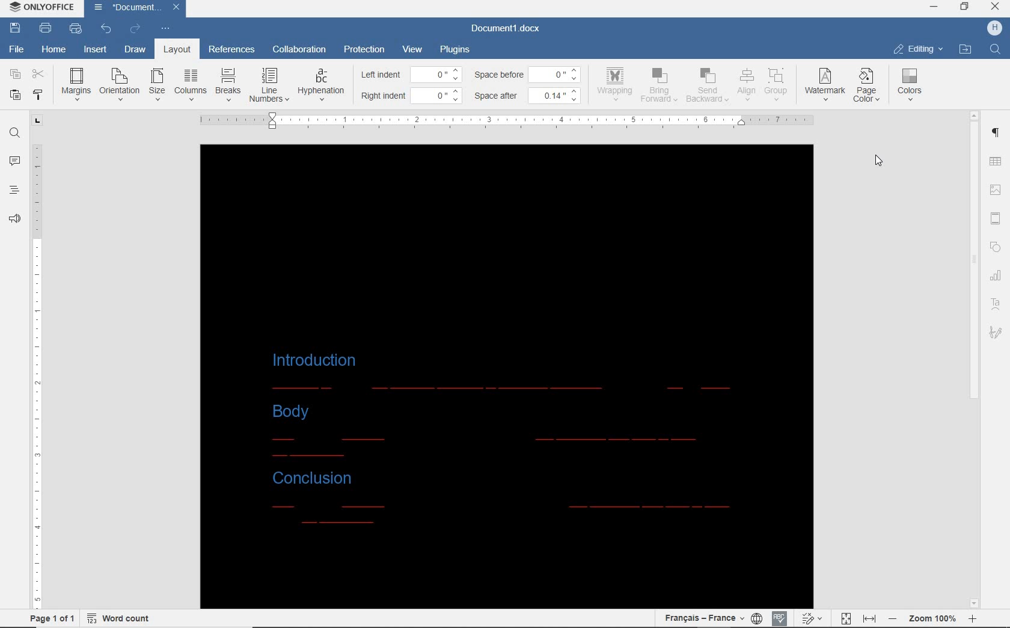 The width and height of the screenshot is (1010, 628). What do you see at coordinates (660, 85) in the screenshot?
I see `bring forward` at bounding box center [660, 85].